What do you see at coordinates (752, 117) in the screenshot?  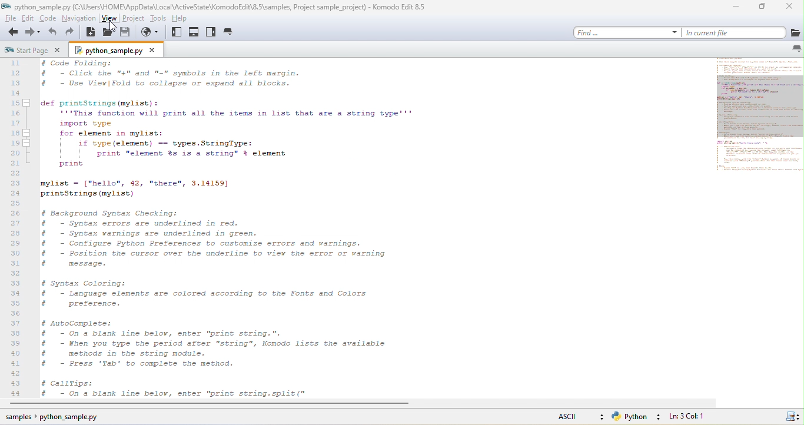 I see `mini map` at bounding box center [752, 117].